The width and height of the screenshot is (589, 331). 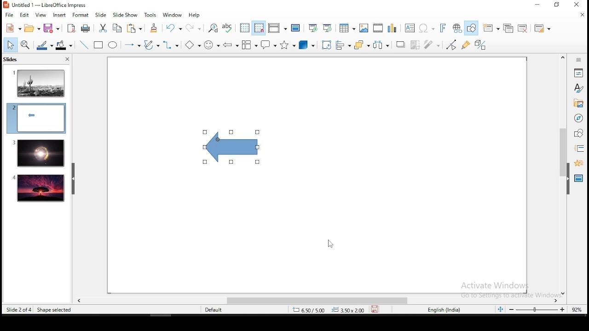 What do you see at coordinates (132, 45) in the screenshot?
I see `lines and arrows` at bounding box center [132, 45].